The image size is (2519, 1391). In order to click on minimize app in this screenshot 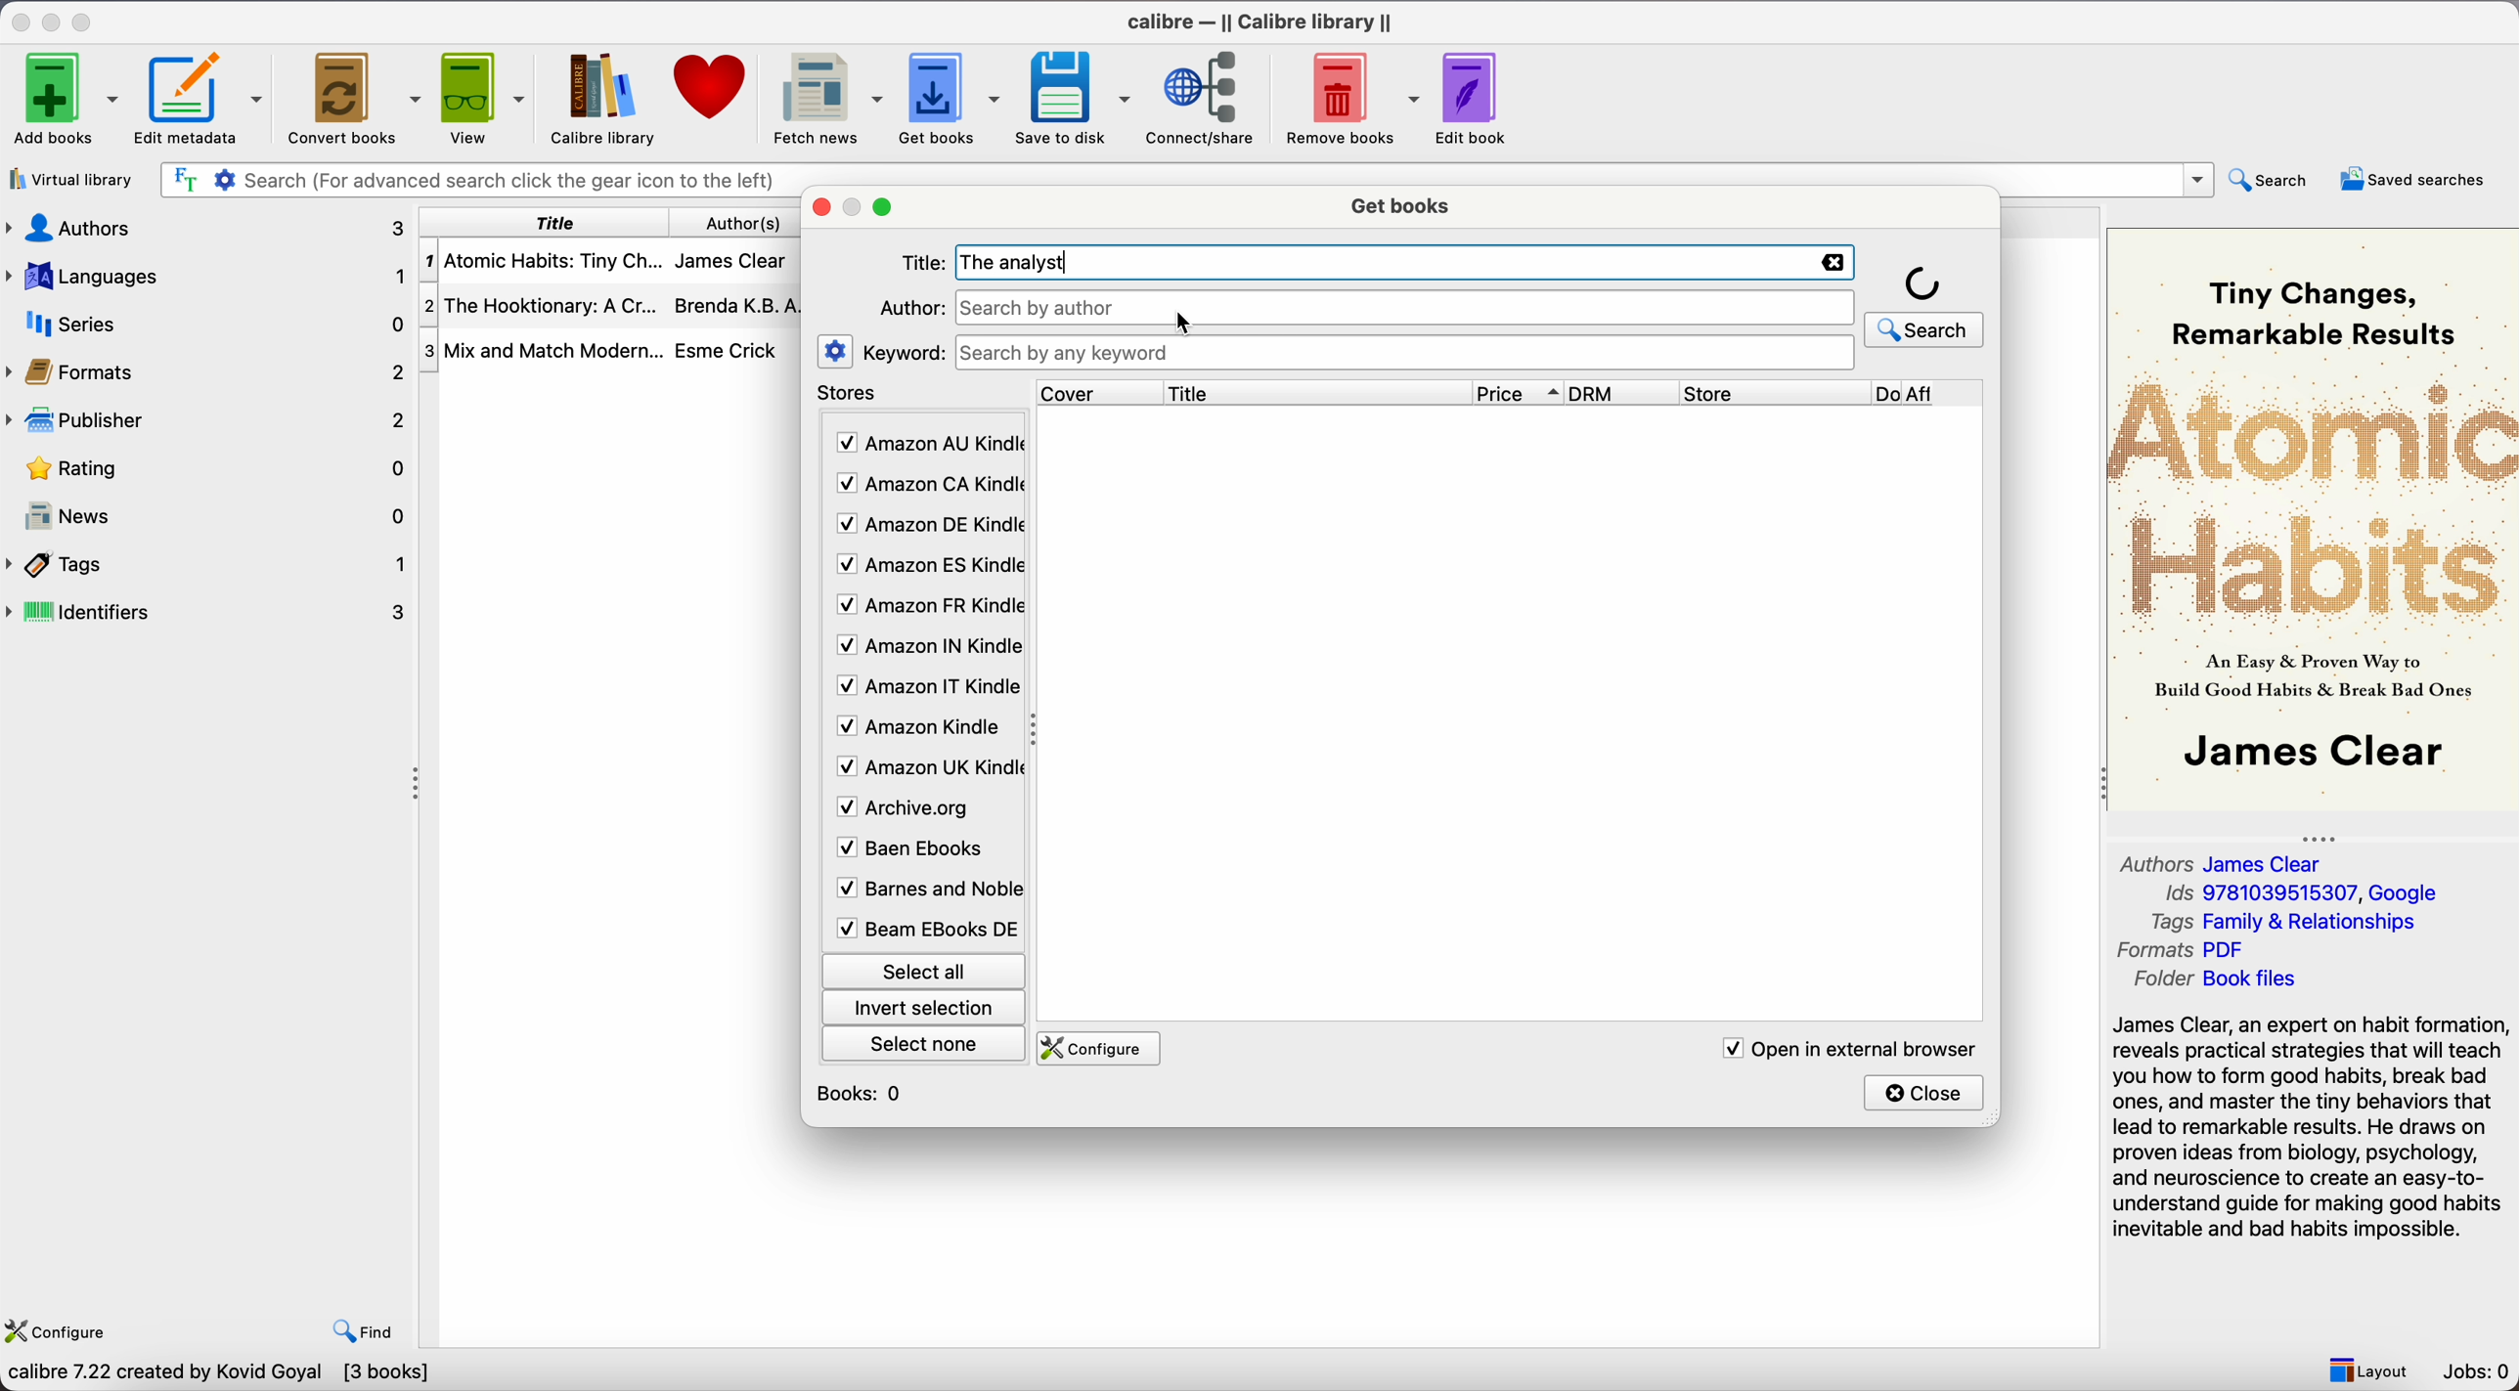, I will do `click(55, 20)`.